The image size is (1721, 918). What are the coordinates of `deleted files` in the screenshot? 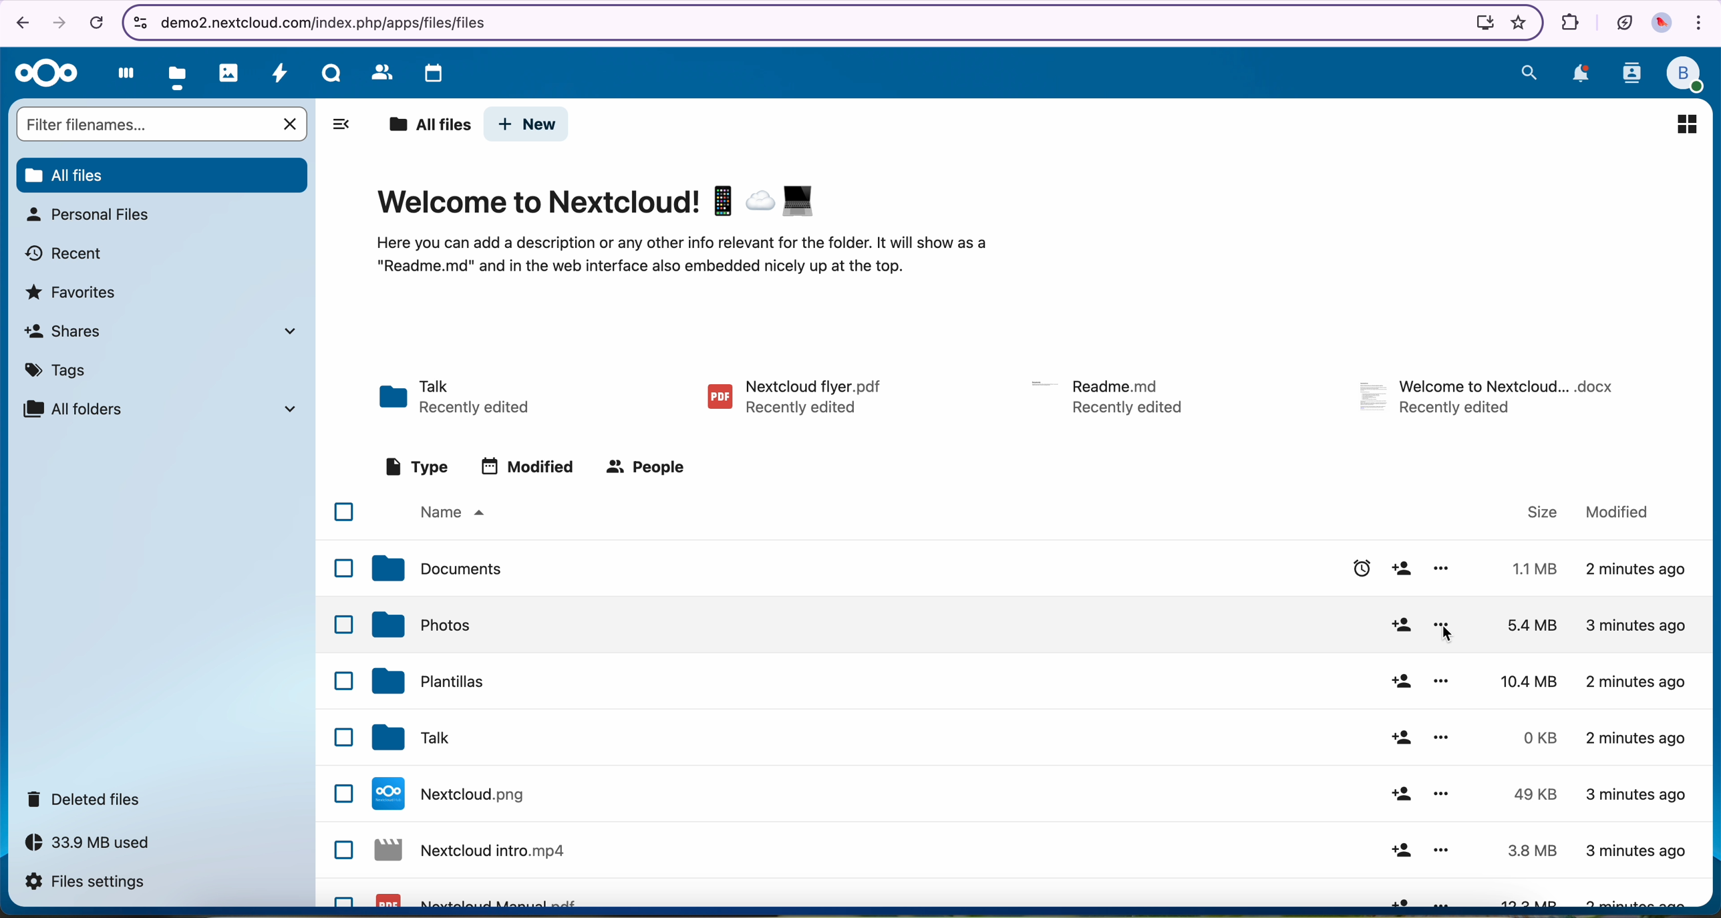 It's located at (87, 800).